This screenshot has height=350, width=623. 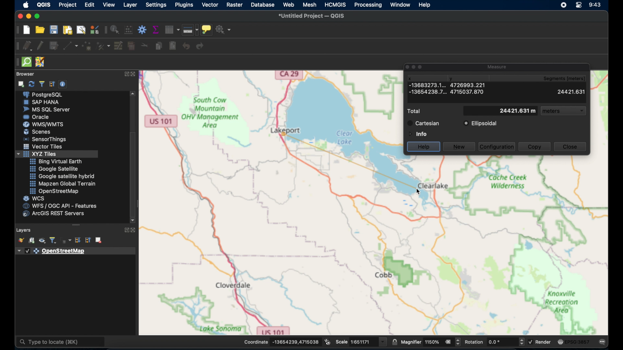 What do you see at coordinates (498, 66) in the screenshot?
I see `measure` at bounding box center [498, 66].